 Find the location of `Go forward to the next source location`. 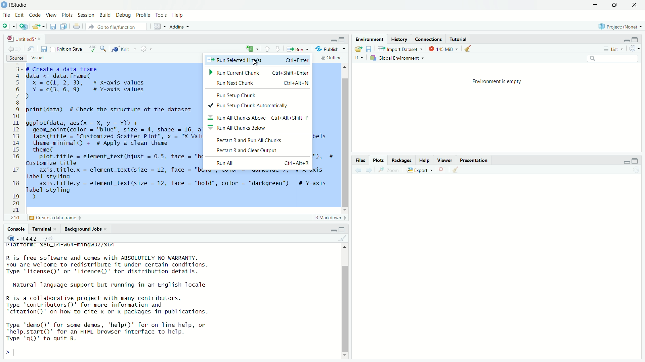

Go forward to the next source location is located at coordinates (22, 50).